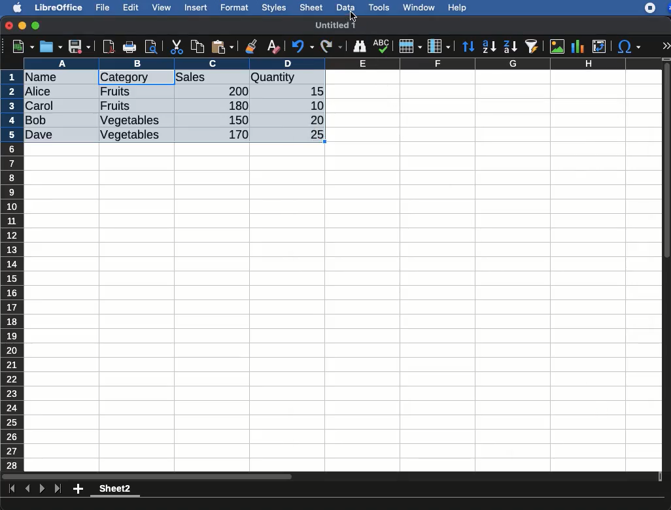  What do you see at coordinates (14, 7) in the screenshot?
I see `apple` at bounding box center [14, 7].